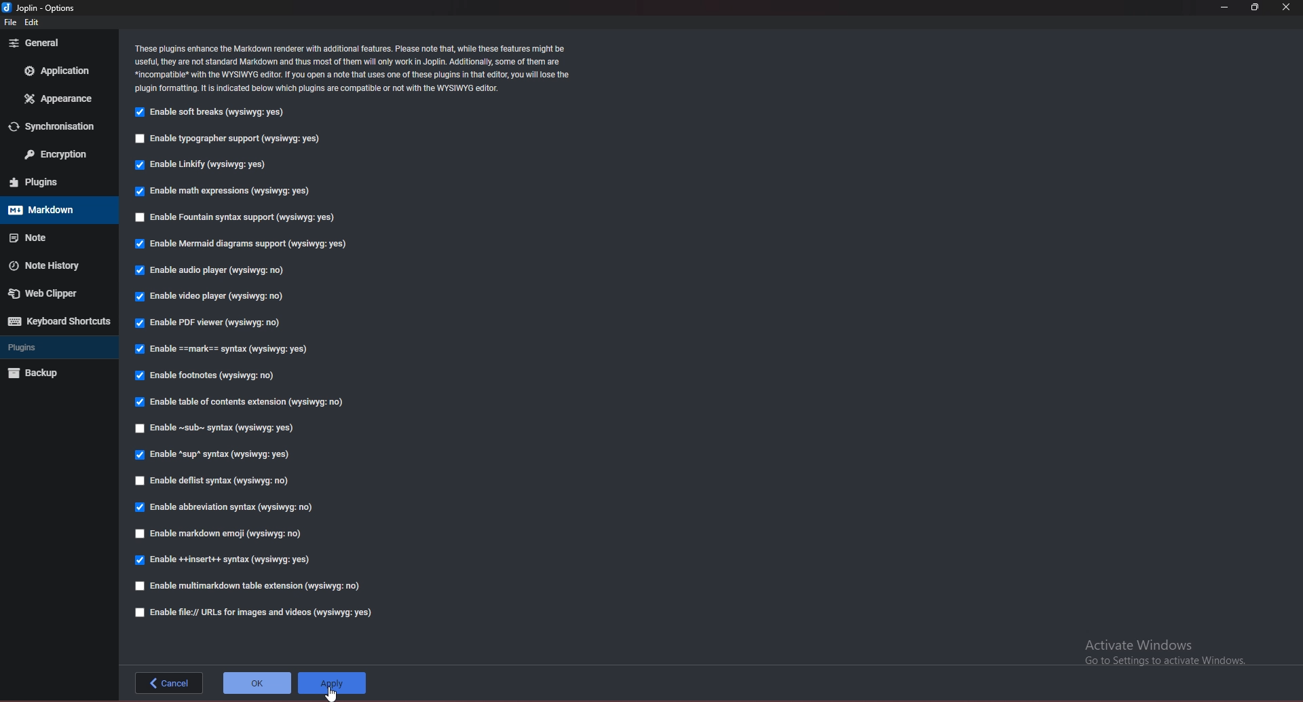  What do you see at coordinates (352, 69) in the screenshot?
I see `info` at bounding box center [352, 69].